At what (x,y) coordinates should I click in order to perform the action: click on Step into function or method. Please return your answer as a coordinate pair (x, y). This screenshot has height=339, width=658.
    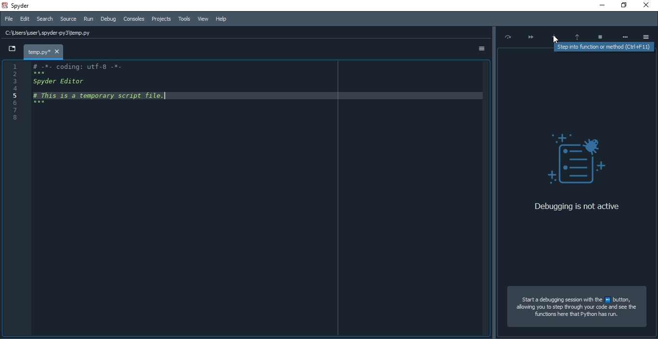
    Looking at the image, I should click on (555, 35).